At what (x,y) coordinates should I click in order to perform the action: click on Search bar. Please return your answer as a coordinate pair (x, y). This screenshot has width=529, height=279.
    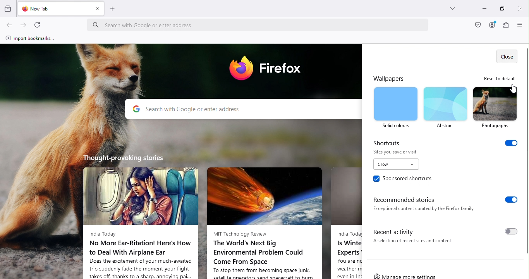
    Looking at the image, I should click on (260, 22).